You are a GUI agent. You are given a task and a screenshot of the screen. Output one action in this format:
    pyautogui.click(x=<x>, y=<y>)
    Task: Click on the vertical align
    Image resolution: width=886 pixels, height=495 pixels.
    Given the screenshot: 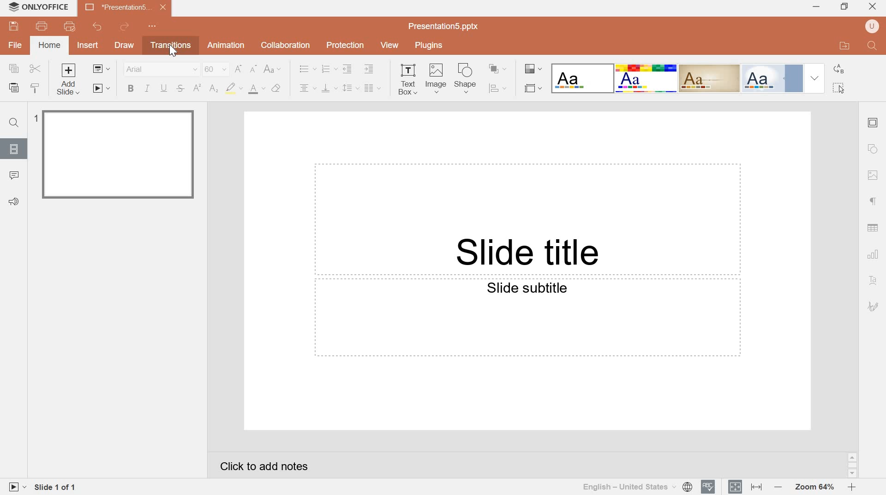 What is the action you would take?
    pyautogui.click(x=330, y=87)
    